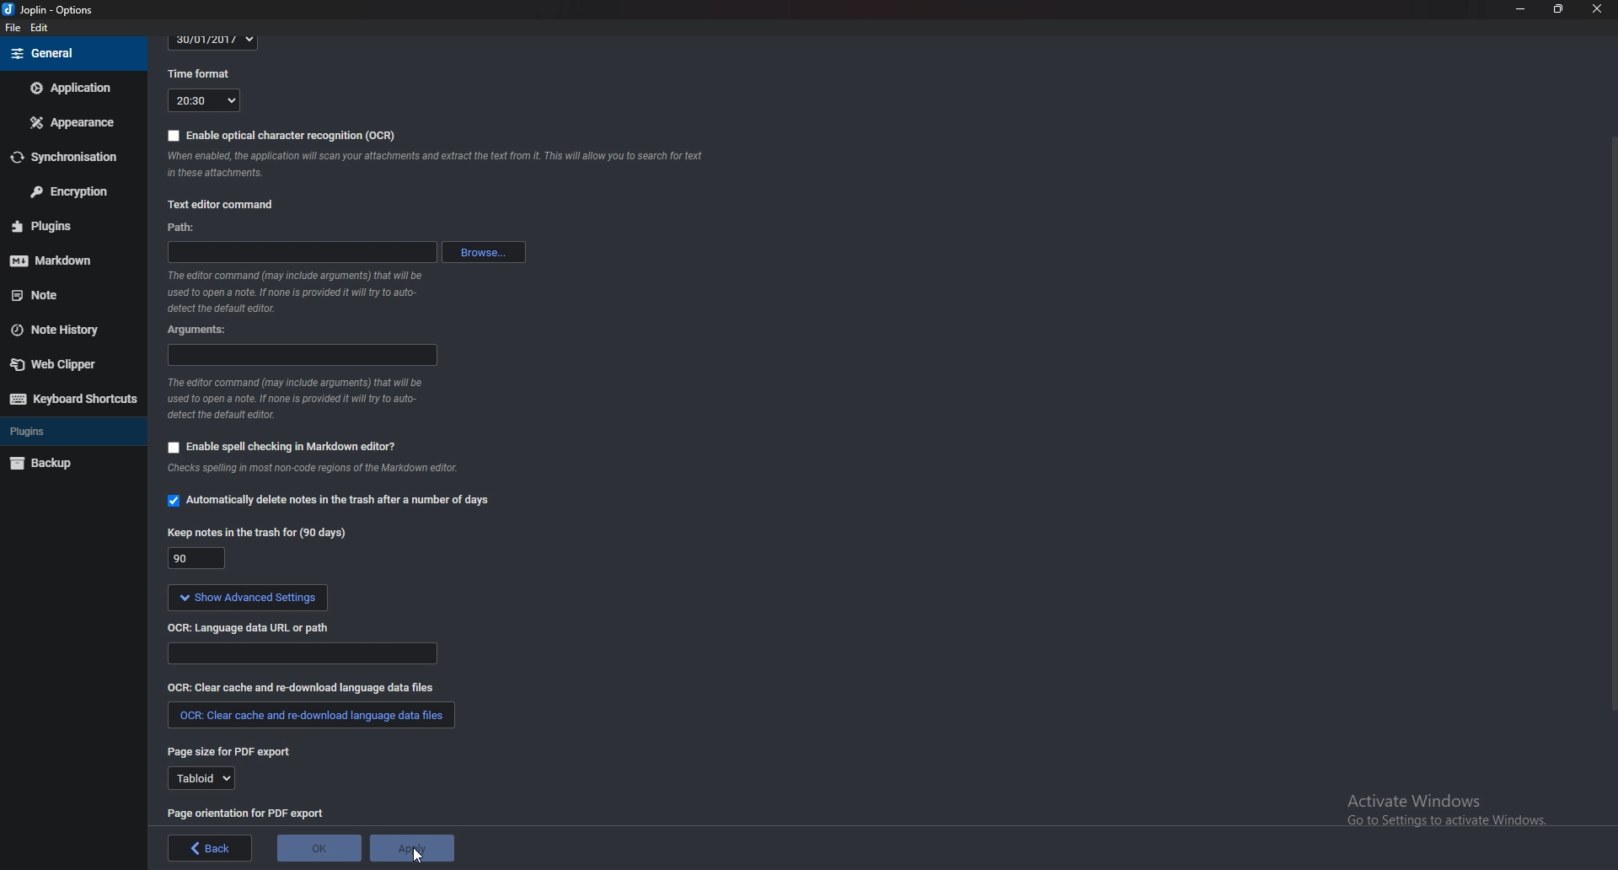 Image resolution: width=1618 pixels, height=870 pixels. Describe the element at coordinates (198, 229) in the screenshot. I see `path` at that location.